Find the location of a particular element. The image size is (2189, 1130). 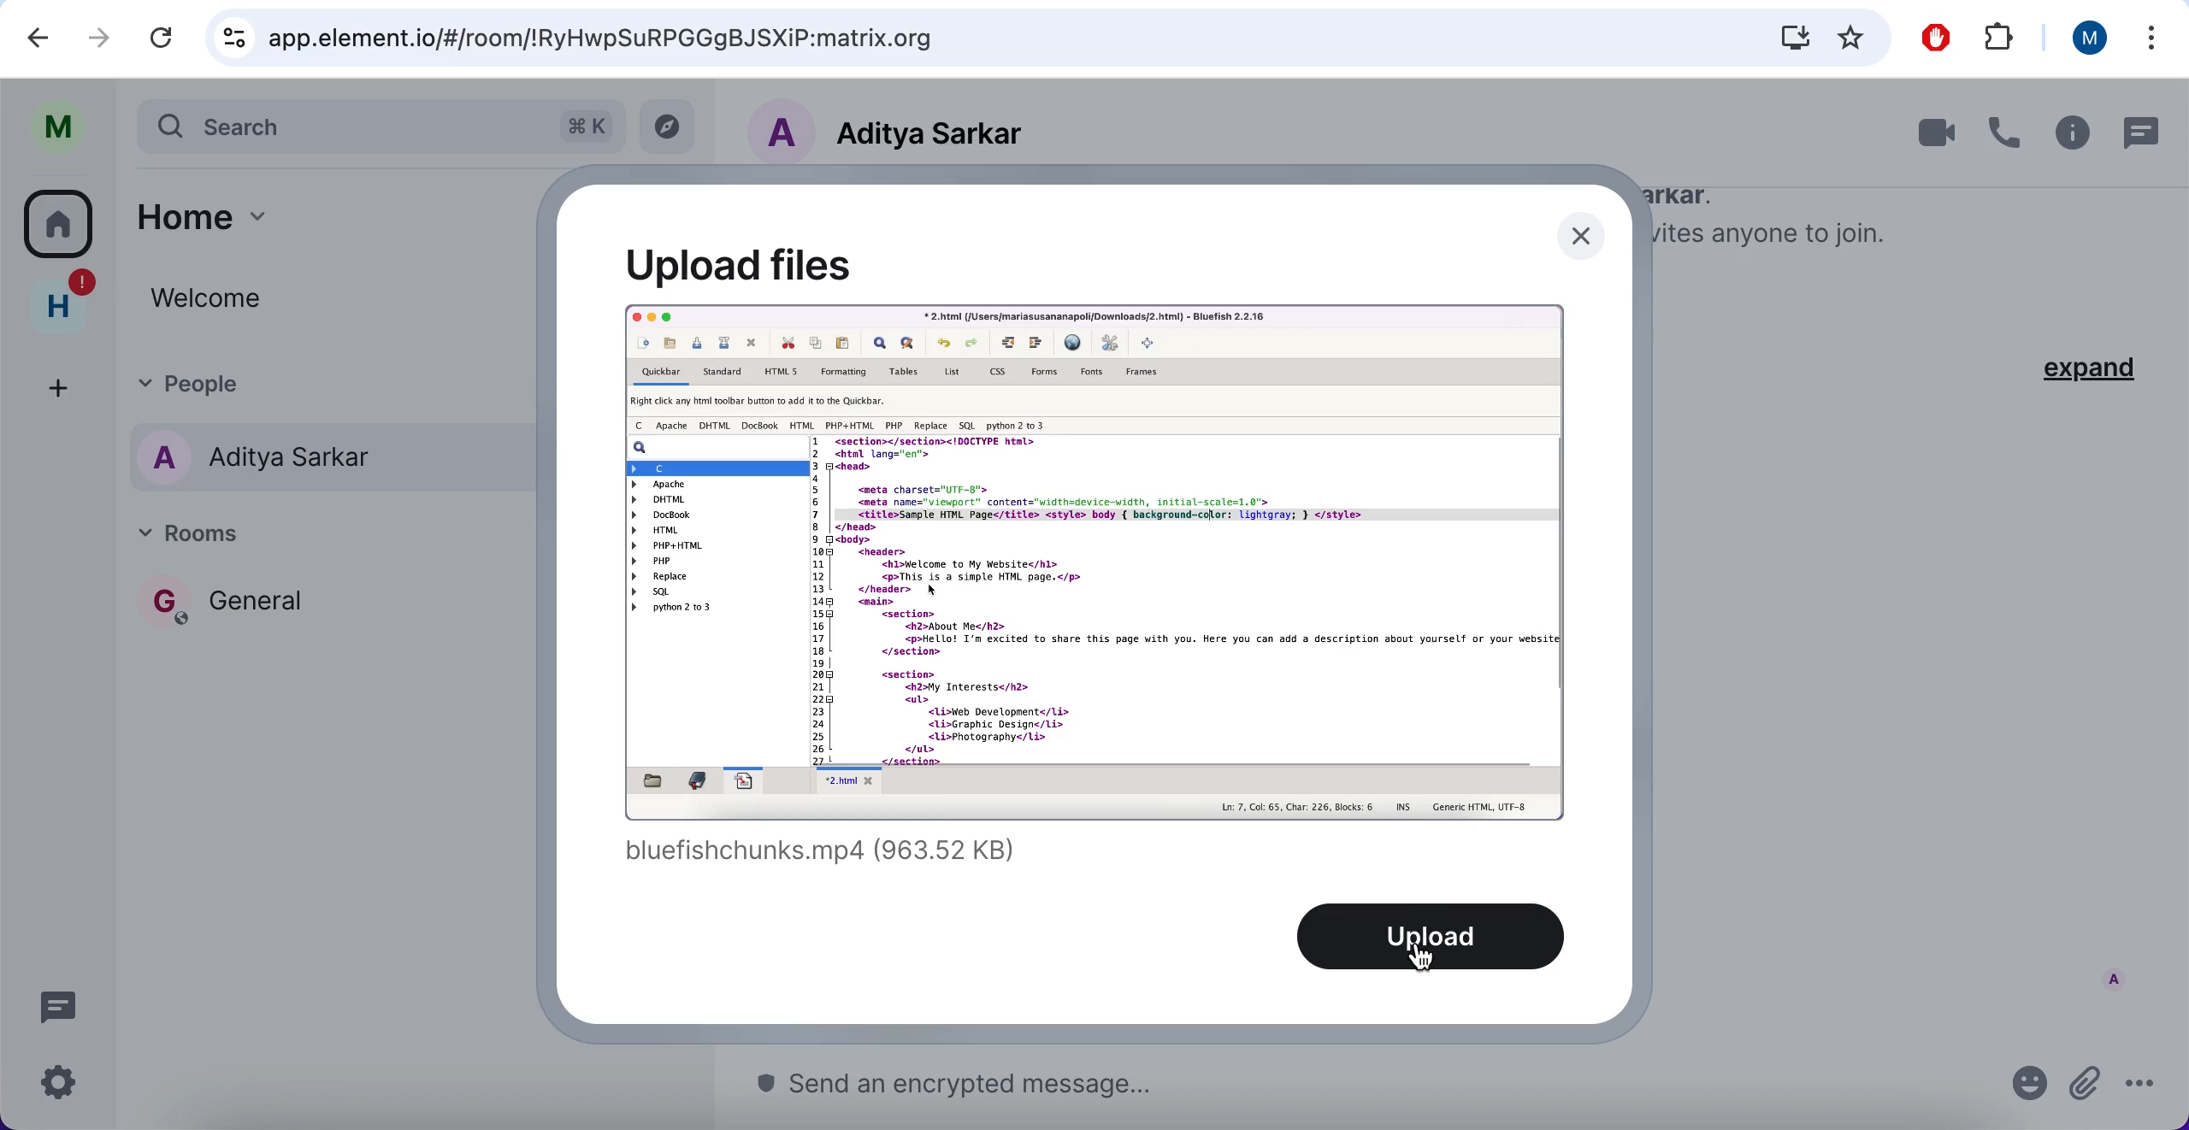

user is located at coordinates (56, 123).